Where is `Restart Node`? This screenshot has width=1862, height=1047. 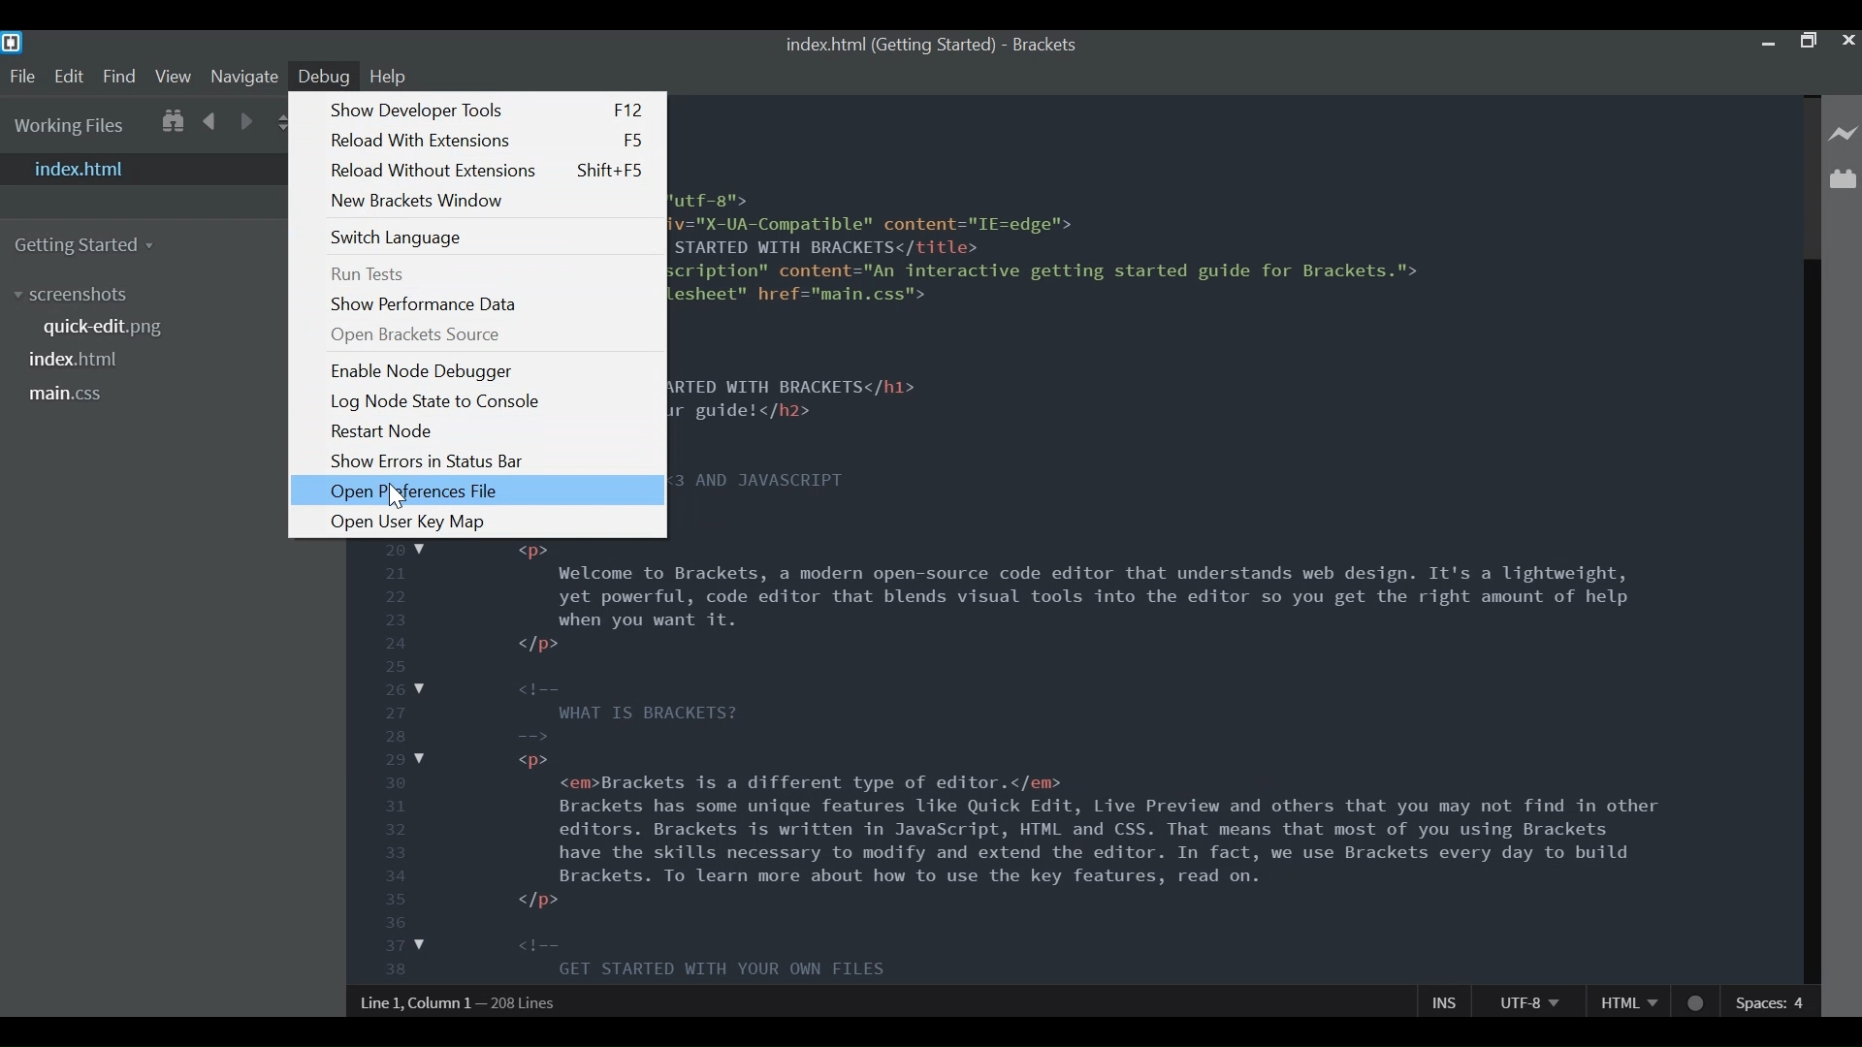 Restart Node is located at coordinates (383, 431).